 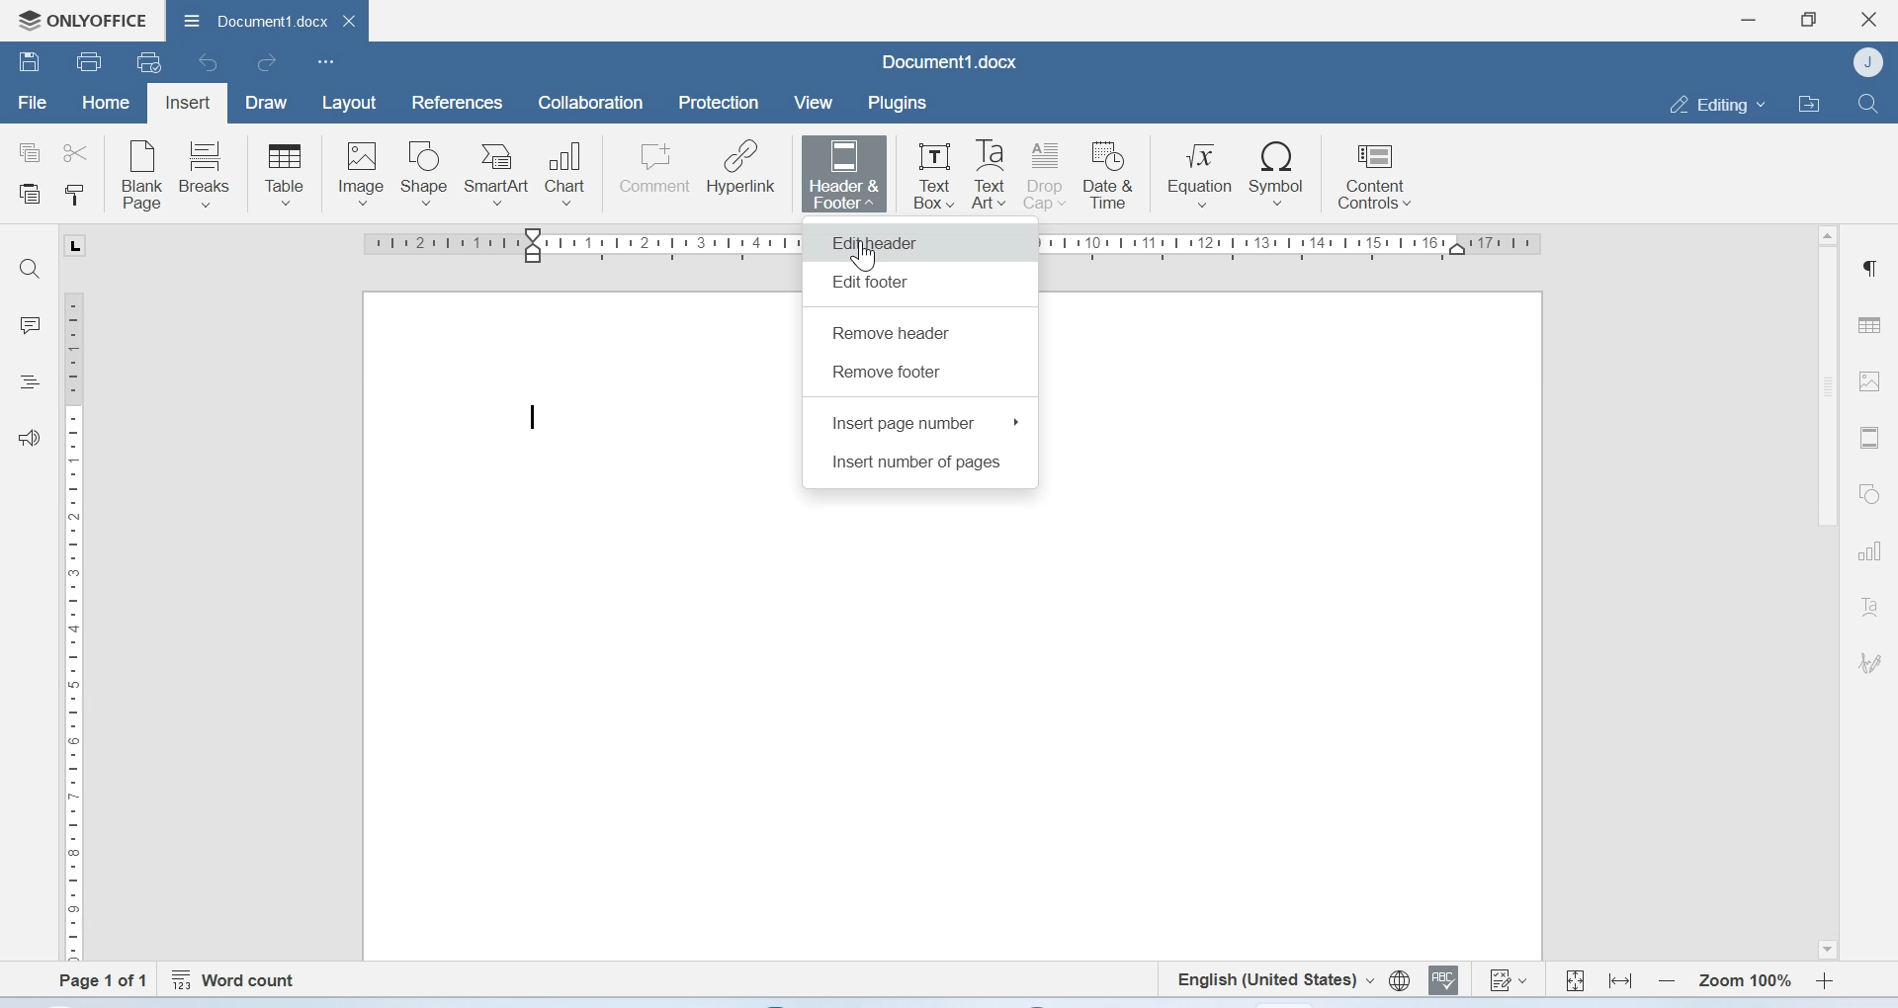 I want to click on Track changes, so click(x=1510, y=982).